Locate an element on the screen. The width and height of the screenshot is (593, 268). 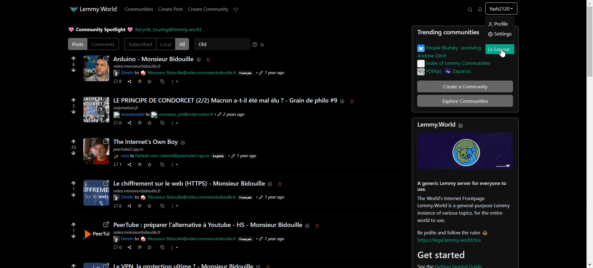
Hyperlink is located at coordinates (126, 73).